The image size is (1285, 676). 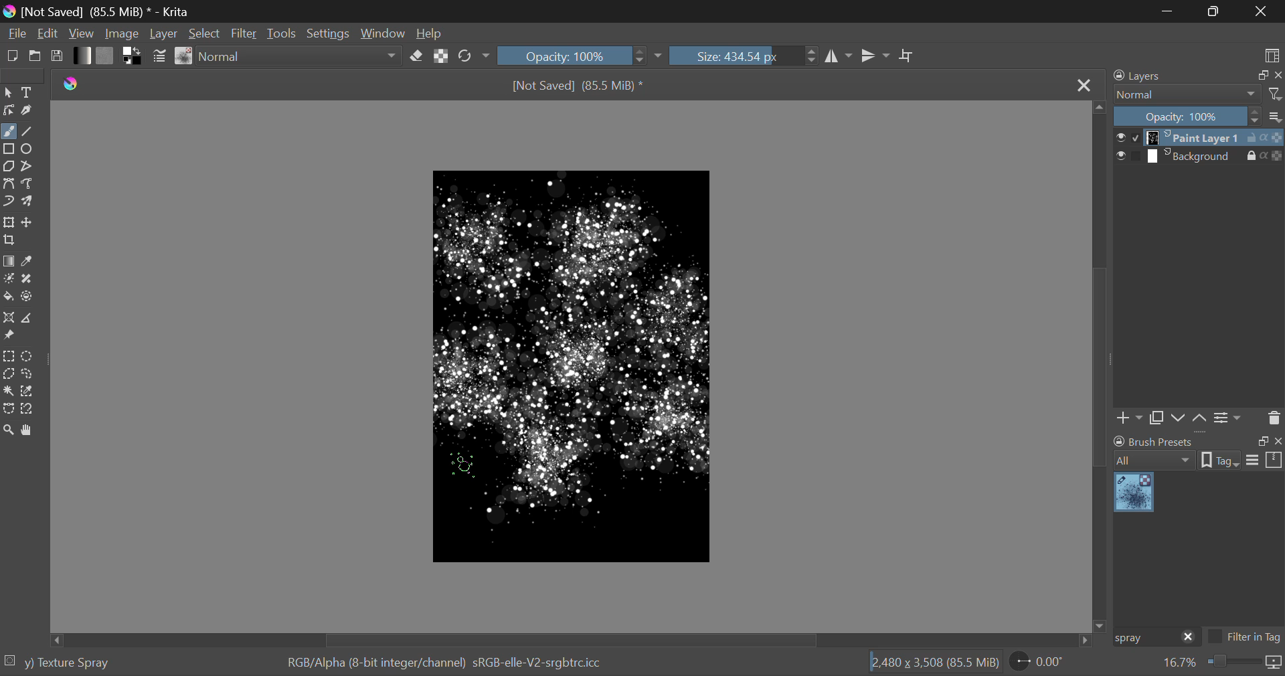 I want to click on Filter in Tag, so click(x=1245, y=639).